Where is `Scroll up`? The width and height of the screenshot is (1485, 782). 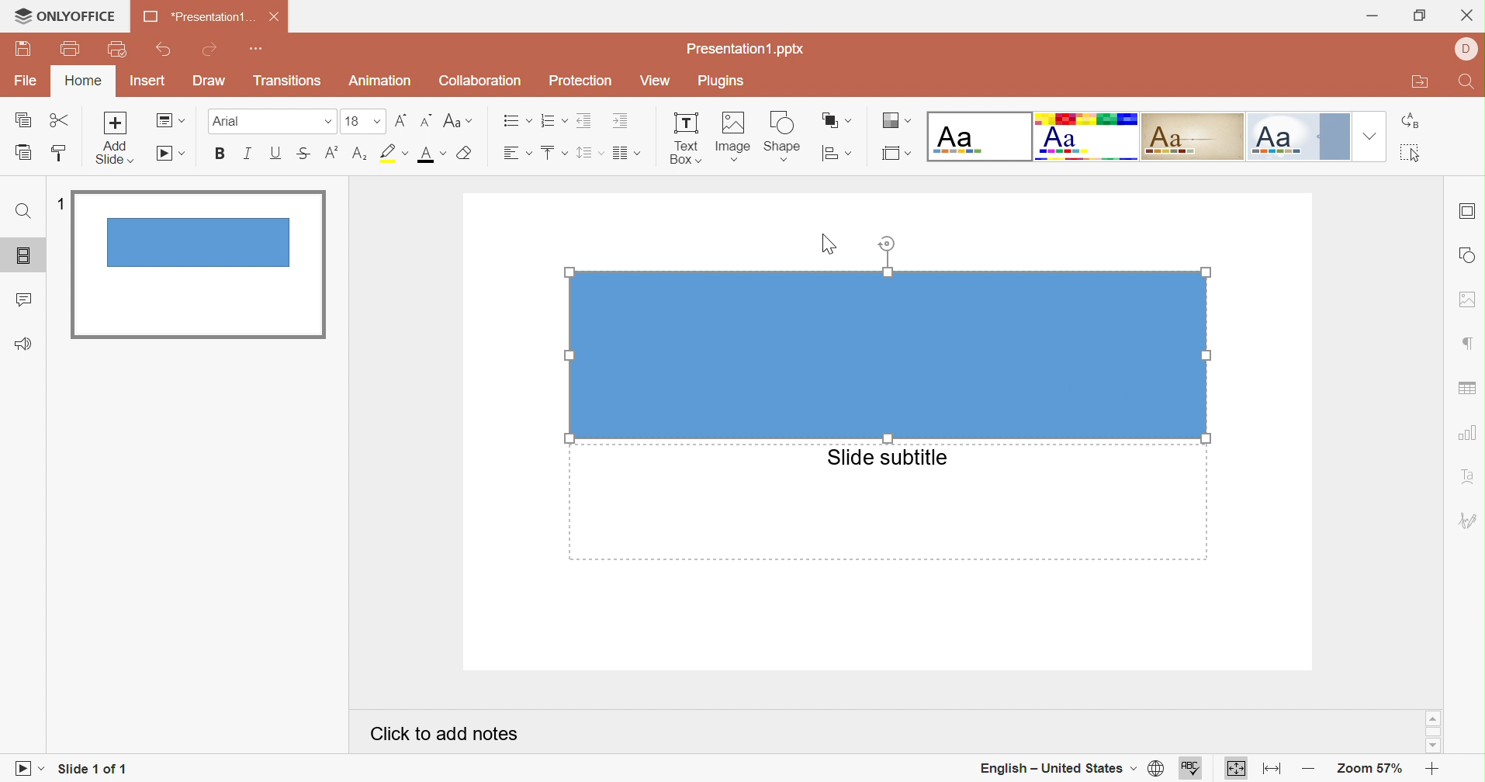
Scroll up is located at coordinates (1431, 718).